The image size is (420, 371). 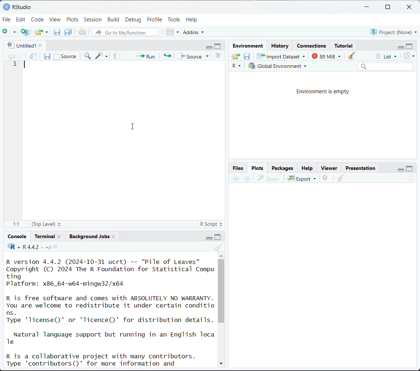 What do you see at coordinates (55, 20) in the screenshot?
I see `View` at bounding box center [55, 20].